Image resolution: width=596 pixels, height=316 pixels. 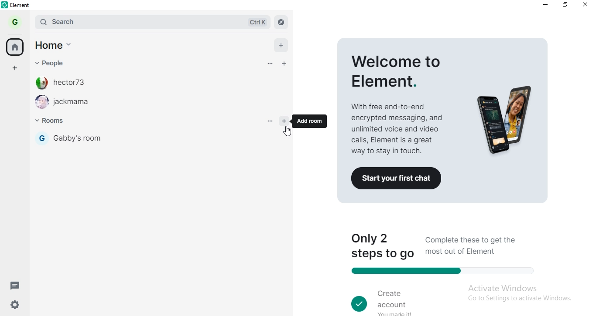 What do you see at coordinates (81, 140) in the screenshot?
I see `gabby's room` at bounding box center [81, 140].